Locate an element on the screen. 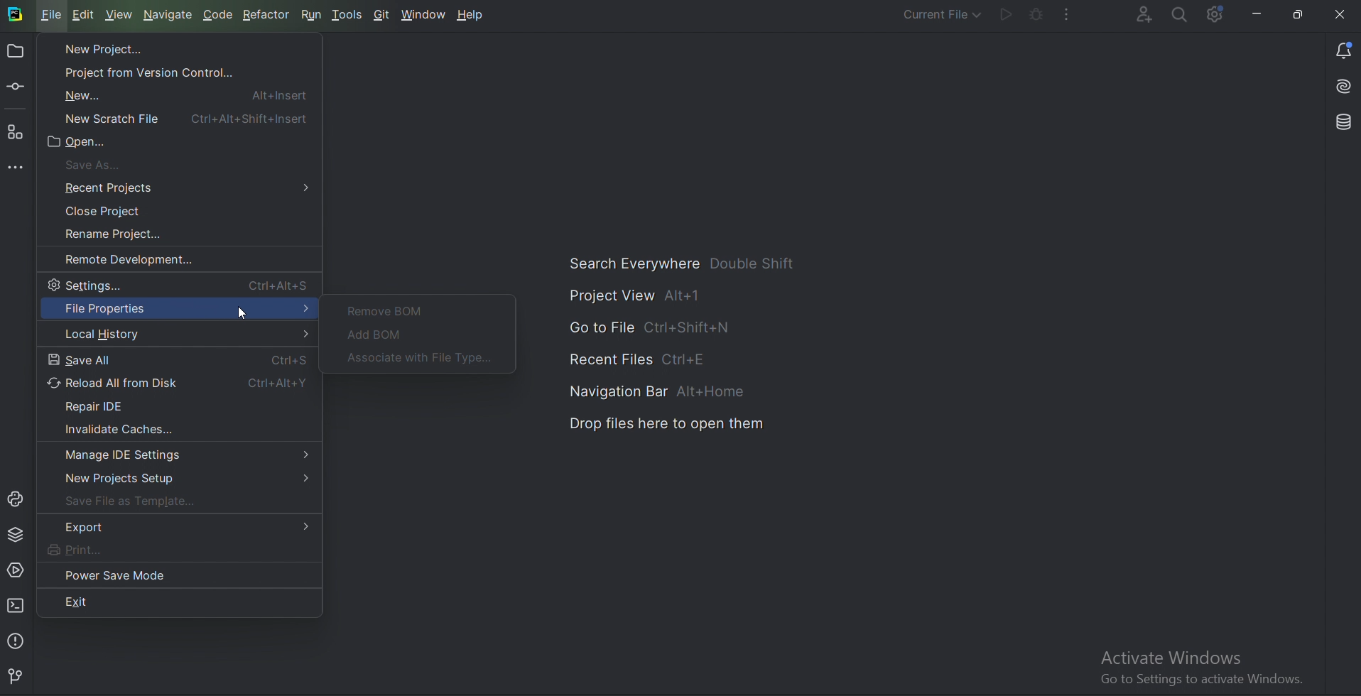 The height and width of the screenshot is (696, 1361). Go to File Ctrl+Shift+N is located at coordinates (655, 329).